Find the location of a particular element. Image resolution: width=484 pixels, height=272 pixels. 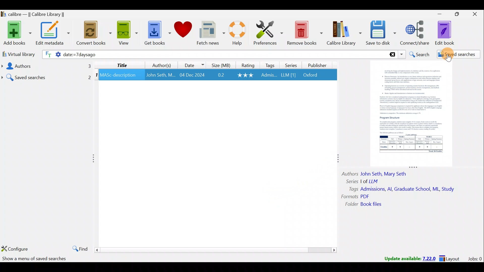

Configure is located at coordinates (15, 249).